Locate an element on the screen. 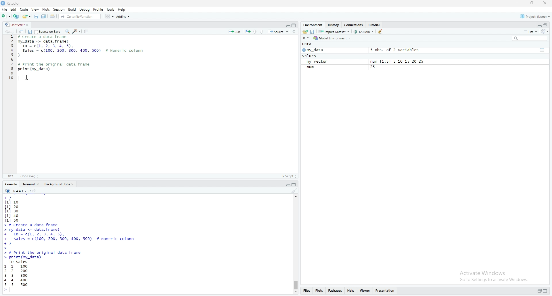 This screenshot has height=296, width=552. Background jobs is located at coordinates (57, 185).